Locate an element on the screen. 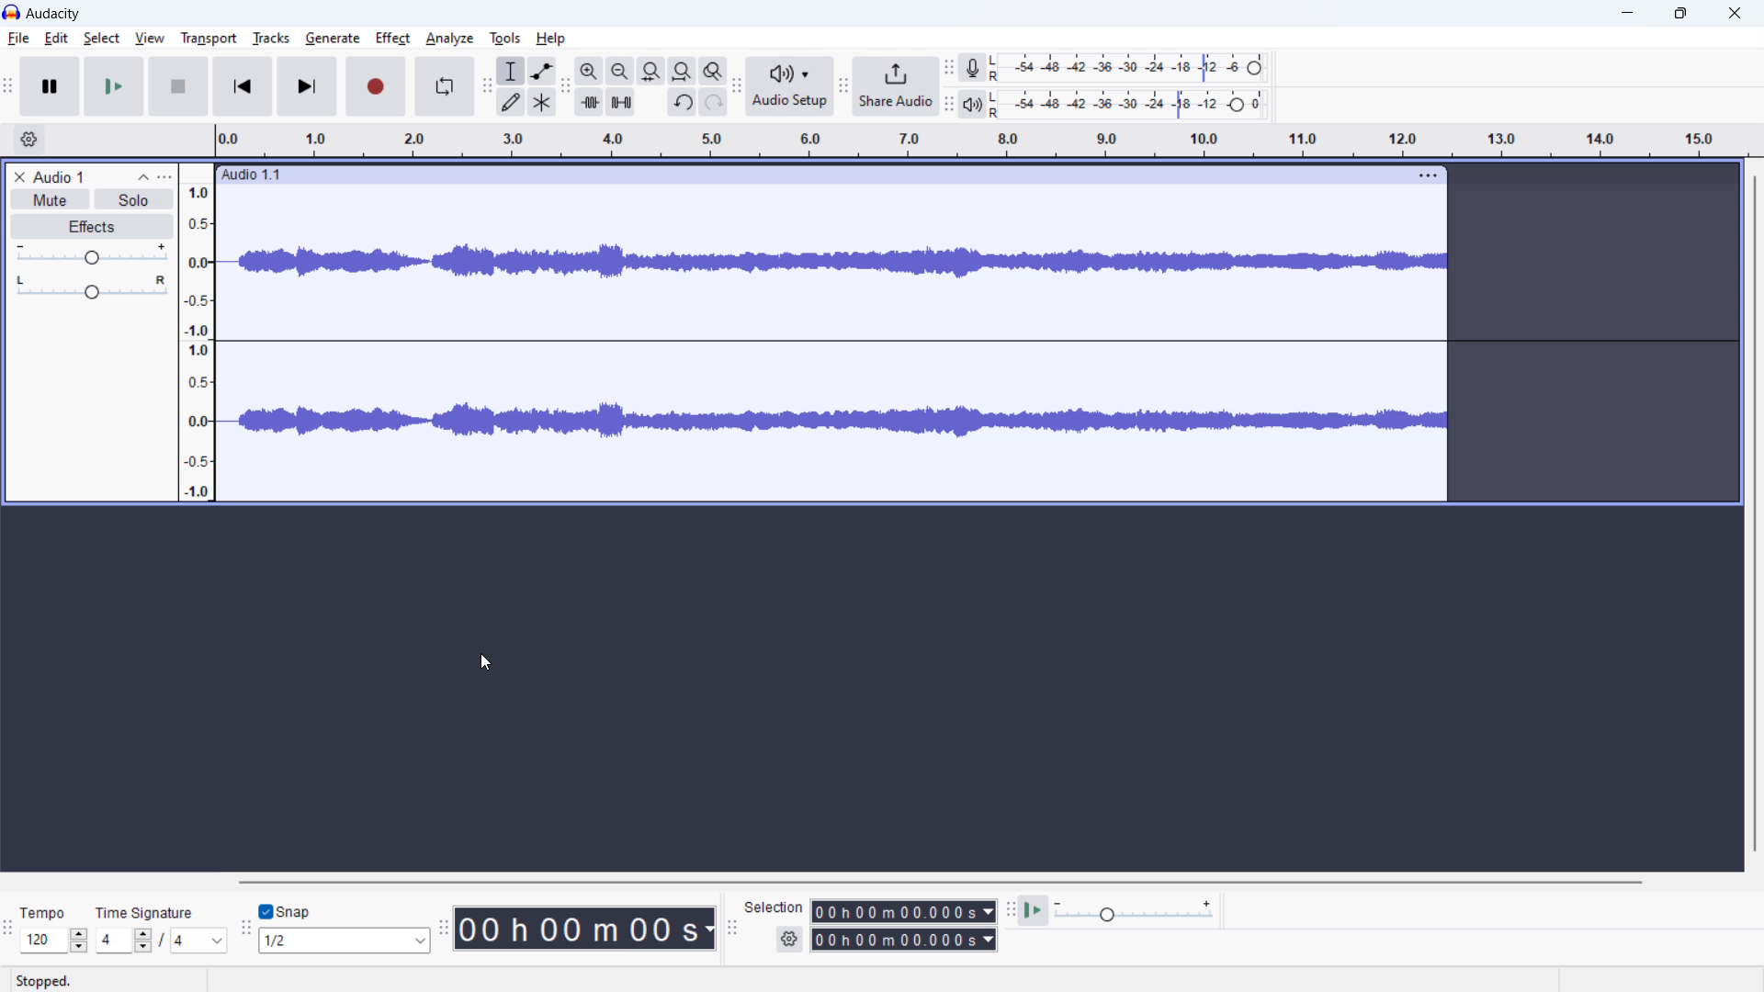  mute is located at coordinates (51, 199).